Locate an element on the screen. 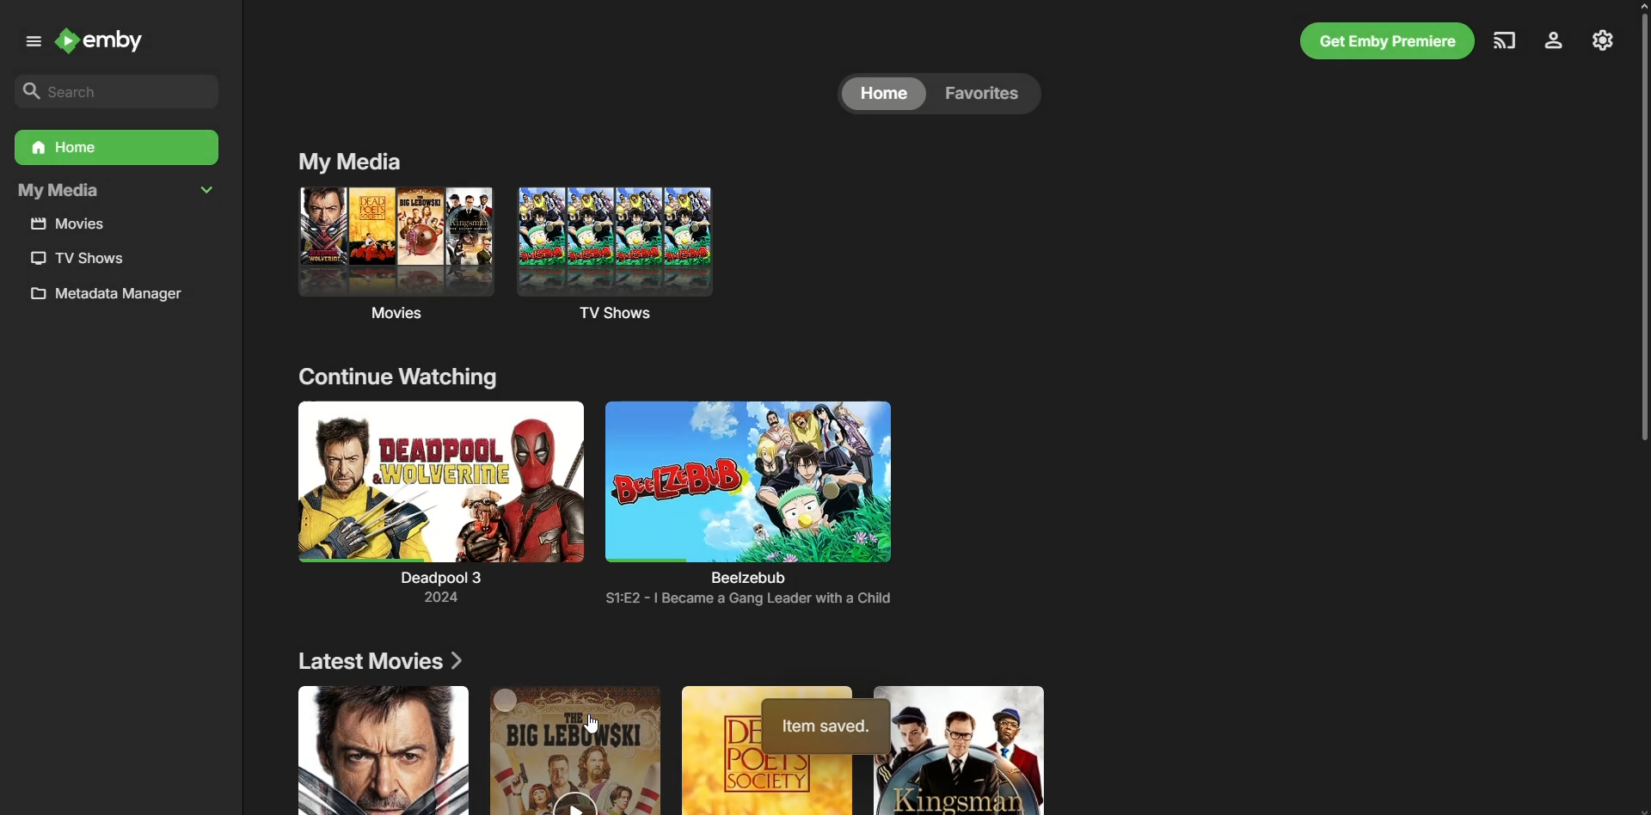 The width and height of the screenshot is (1651, 815). Latest Movies is located at coordinates (382, 662).